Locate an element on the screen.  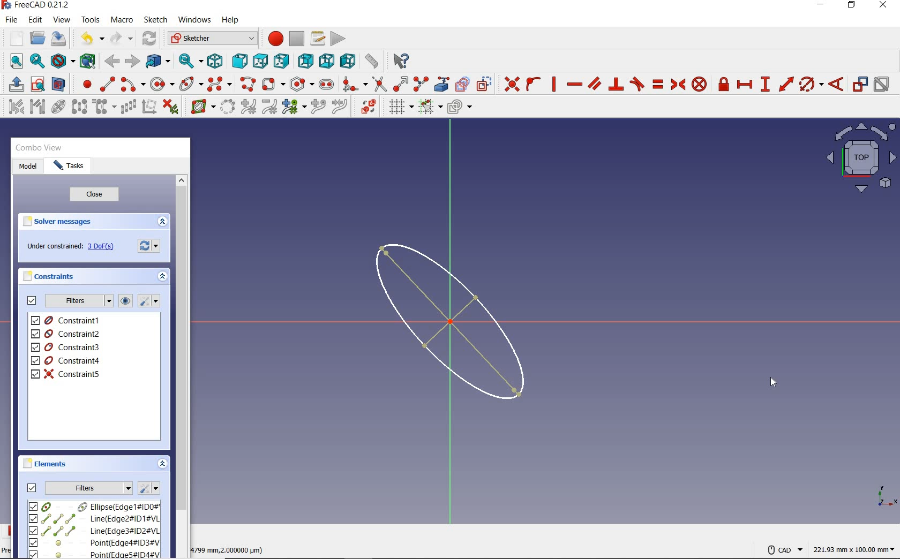
constrin lock is located at coordinates (724, 84).